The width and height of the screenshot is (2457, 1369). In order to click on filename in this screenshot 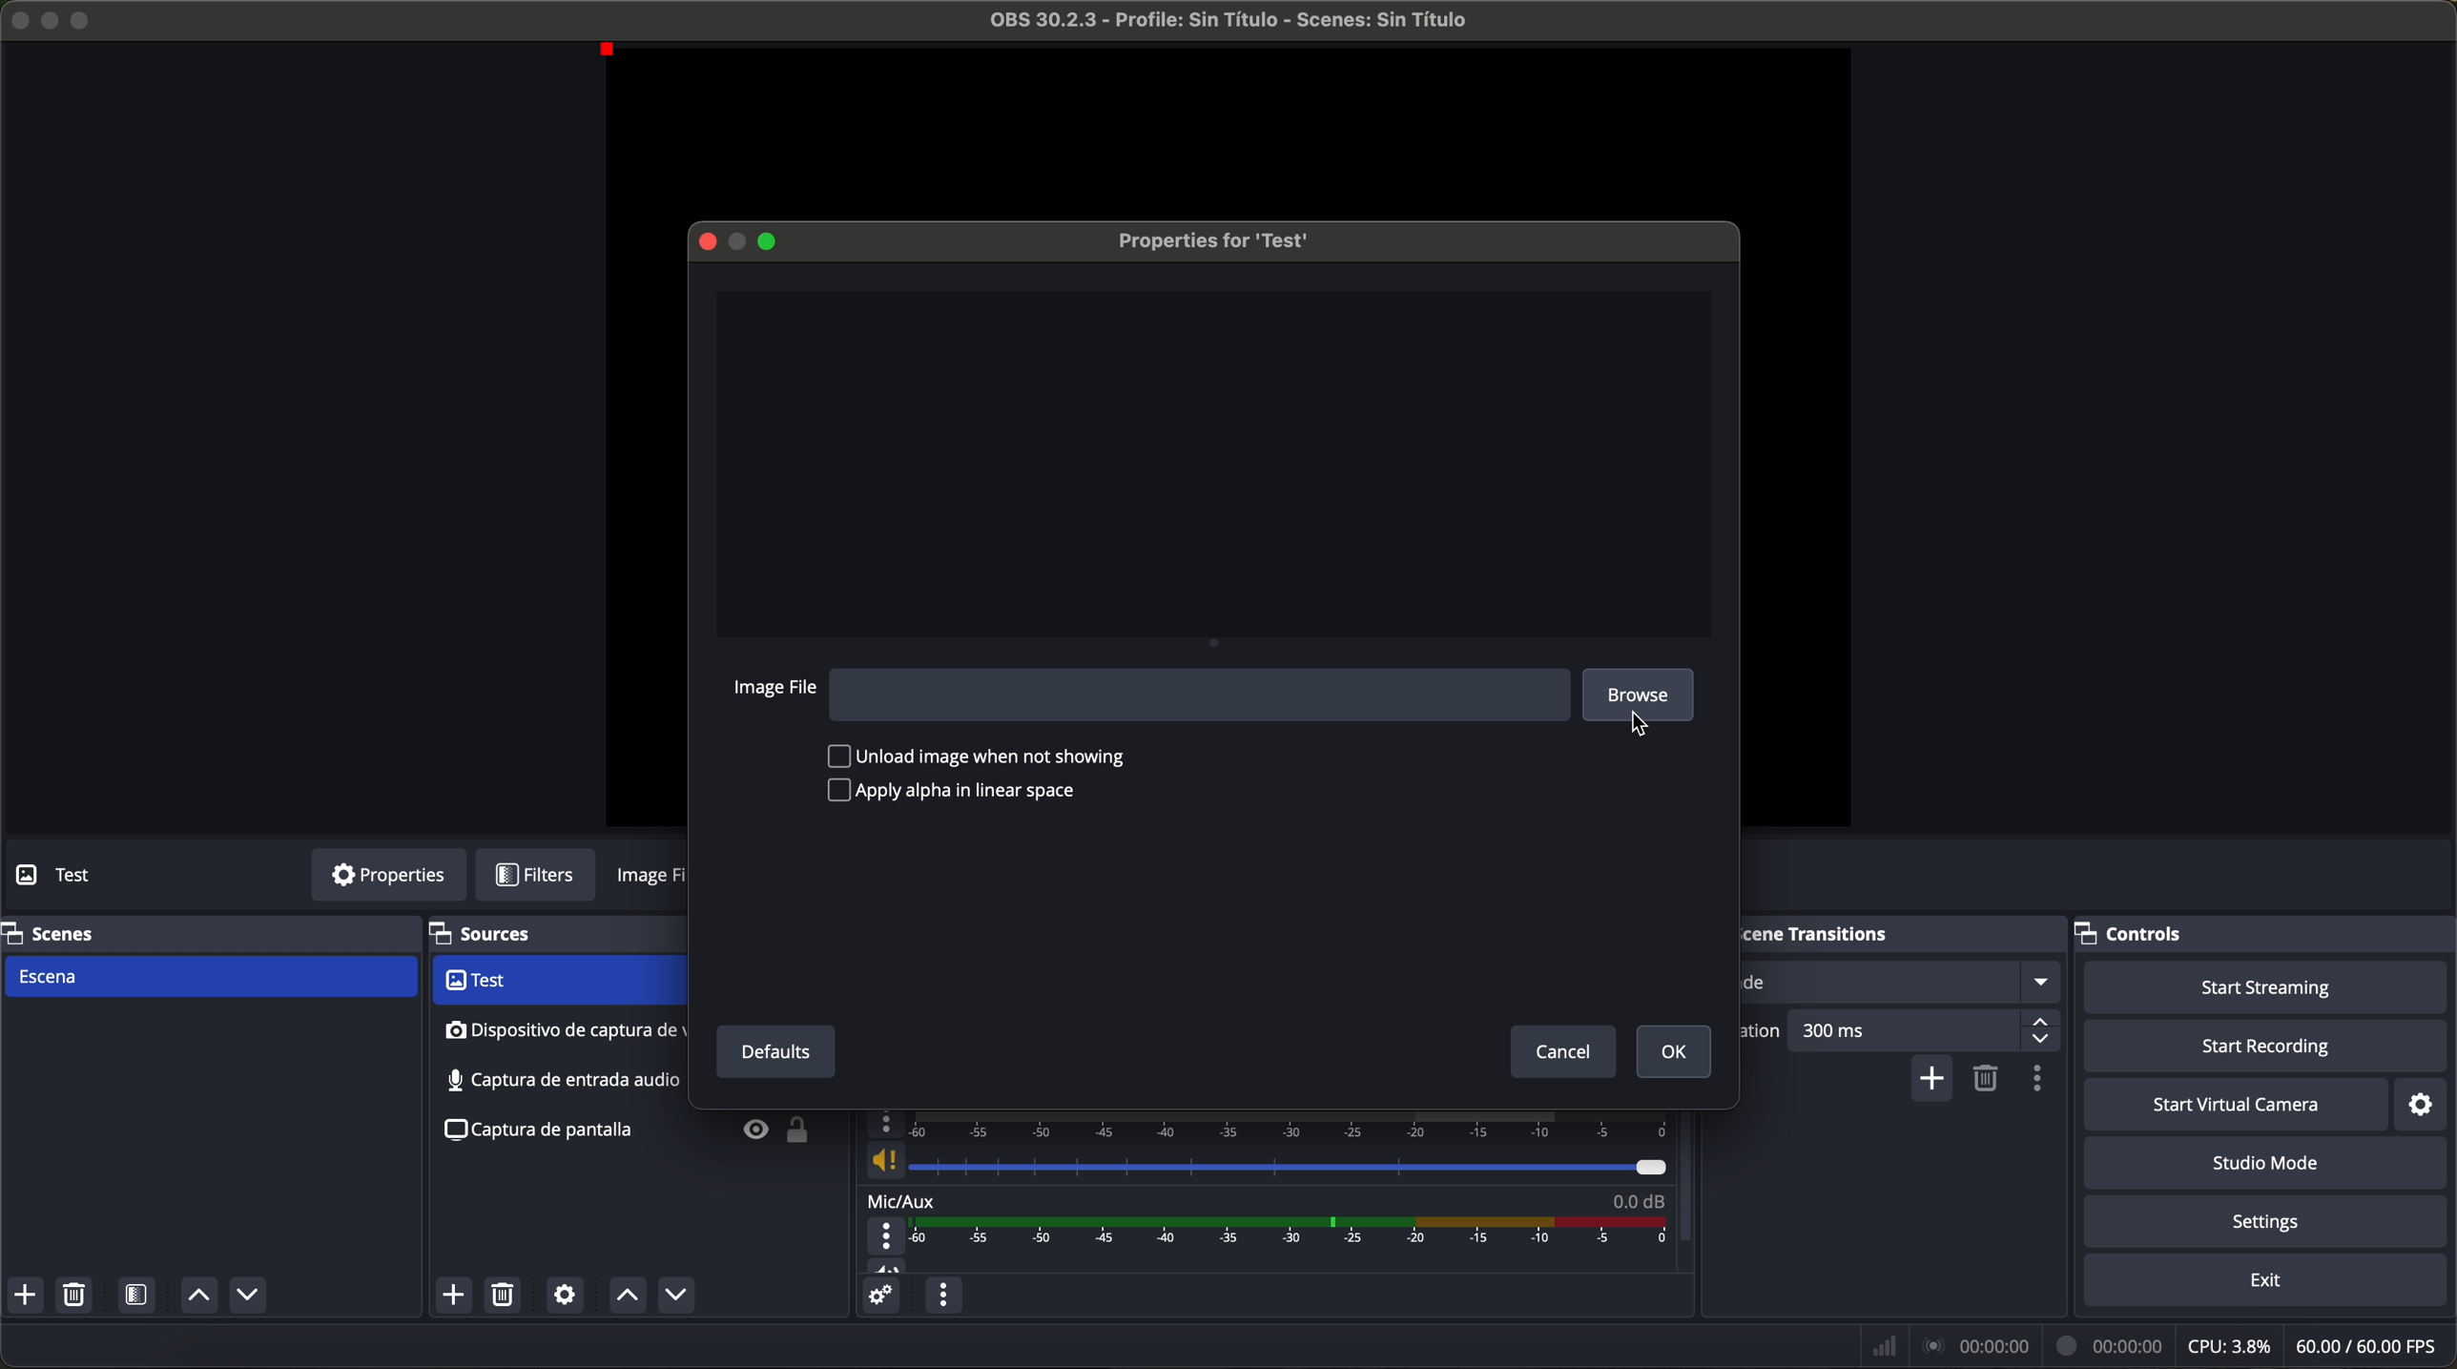, I will do `click(1231, 20)`.